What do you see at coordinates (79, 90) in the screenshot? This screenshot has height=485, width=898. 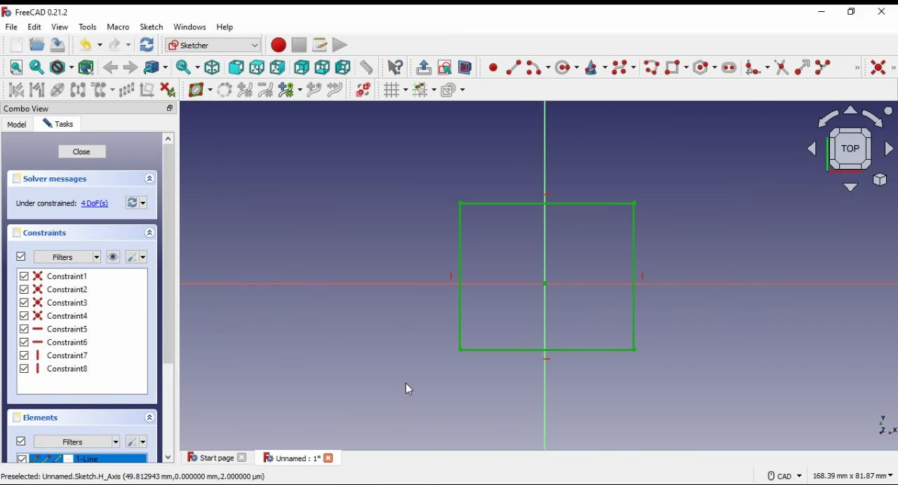 I see `symmetry` at bounding box center [79, 90].